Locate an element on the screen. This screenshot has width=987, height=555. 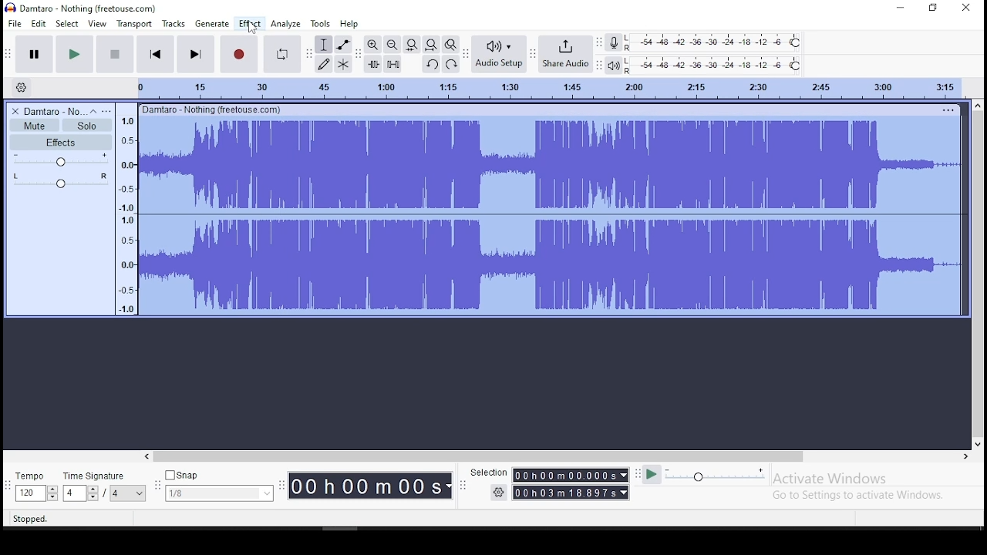
trim audio outside selection is located at coordinates (373, 64).